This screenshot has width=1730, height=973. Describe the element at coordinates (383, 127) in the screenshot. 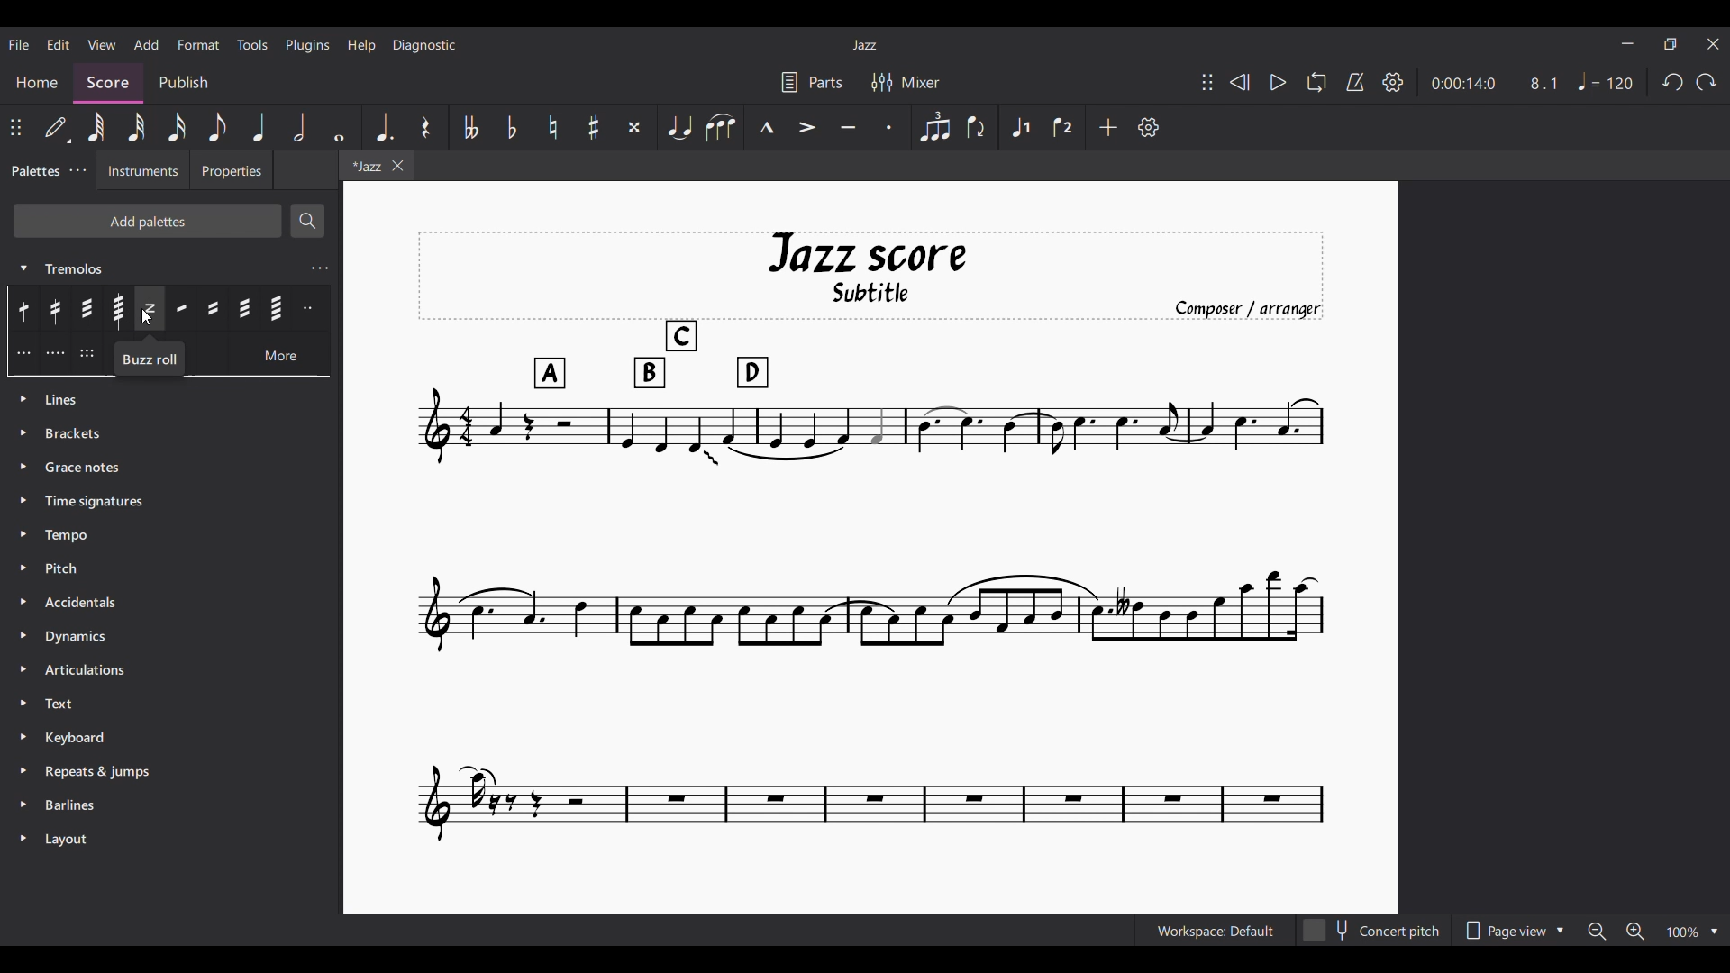

I see `Augmentation dot` at that location.